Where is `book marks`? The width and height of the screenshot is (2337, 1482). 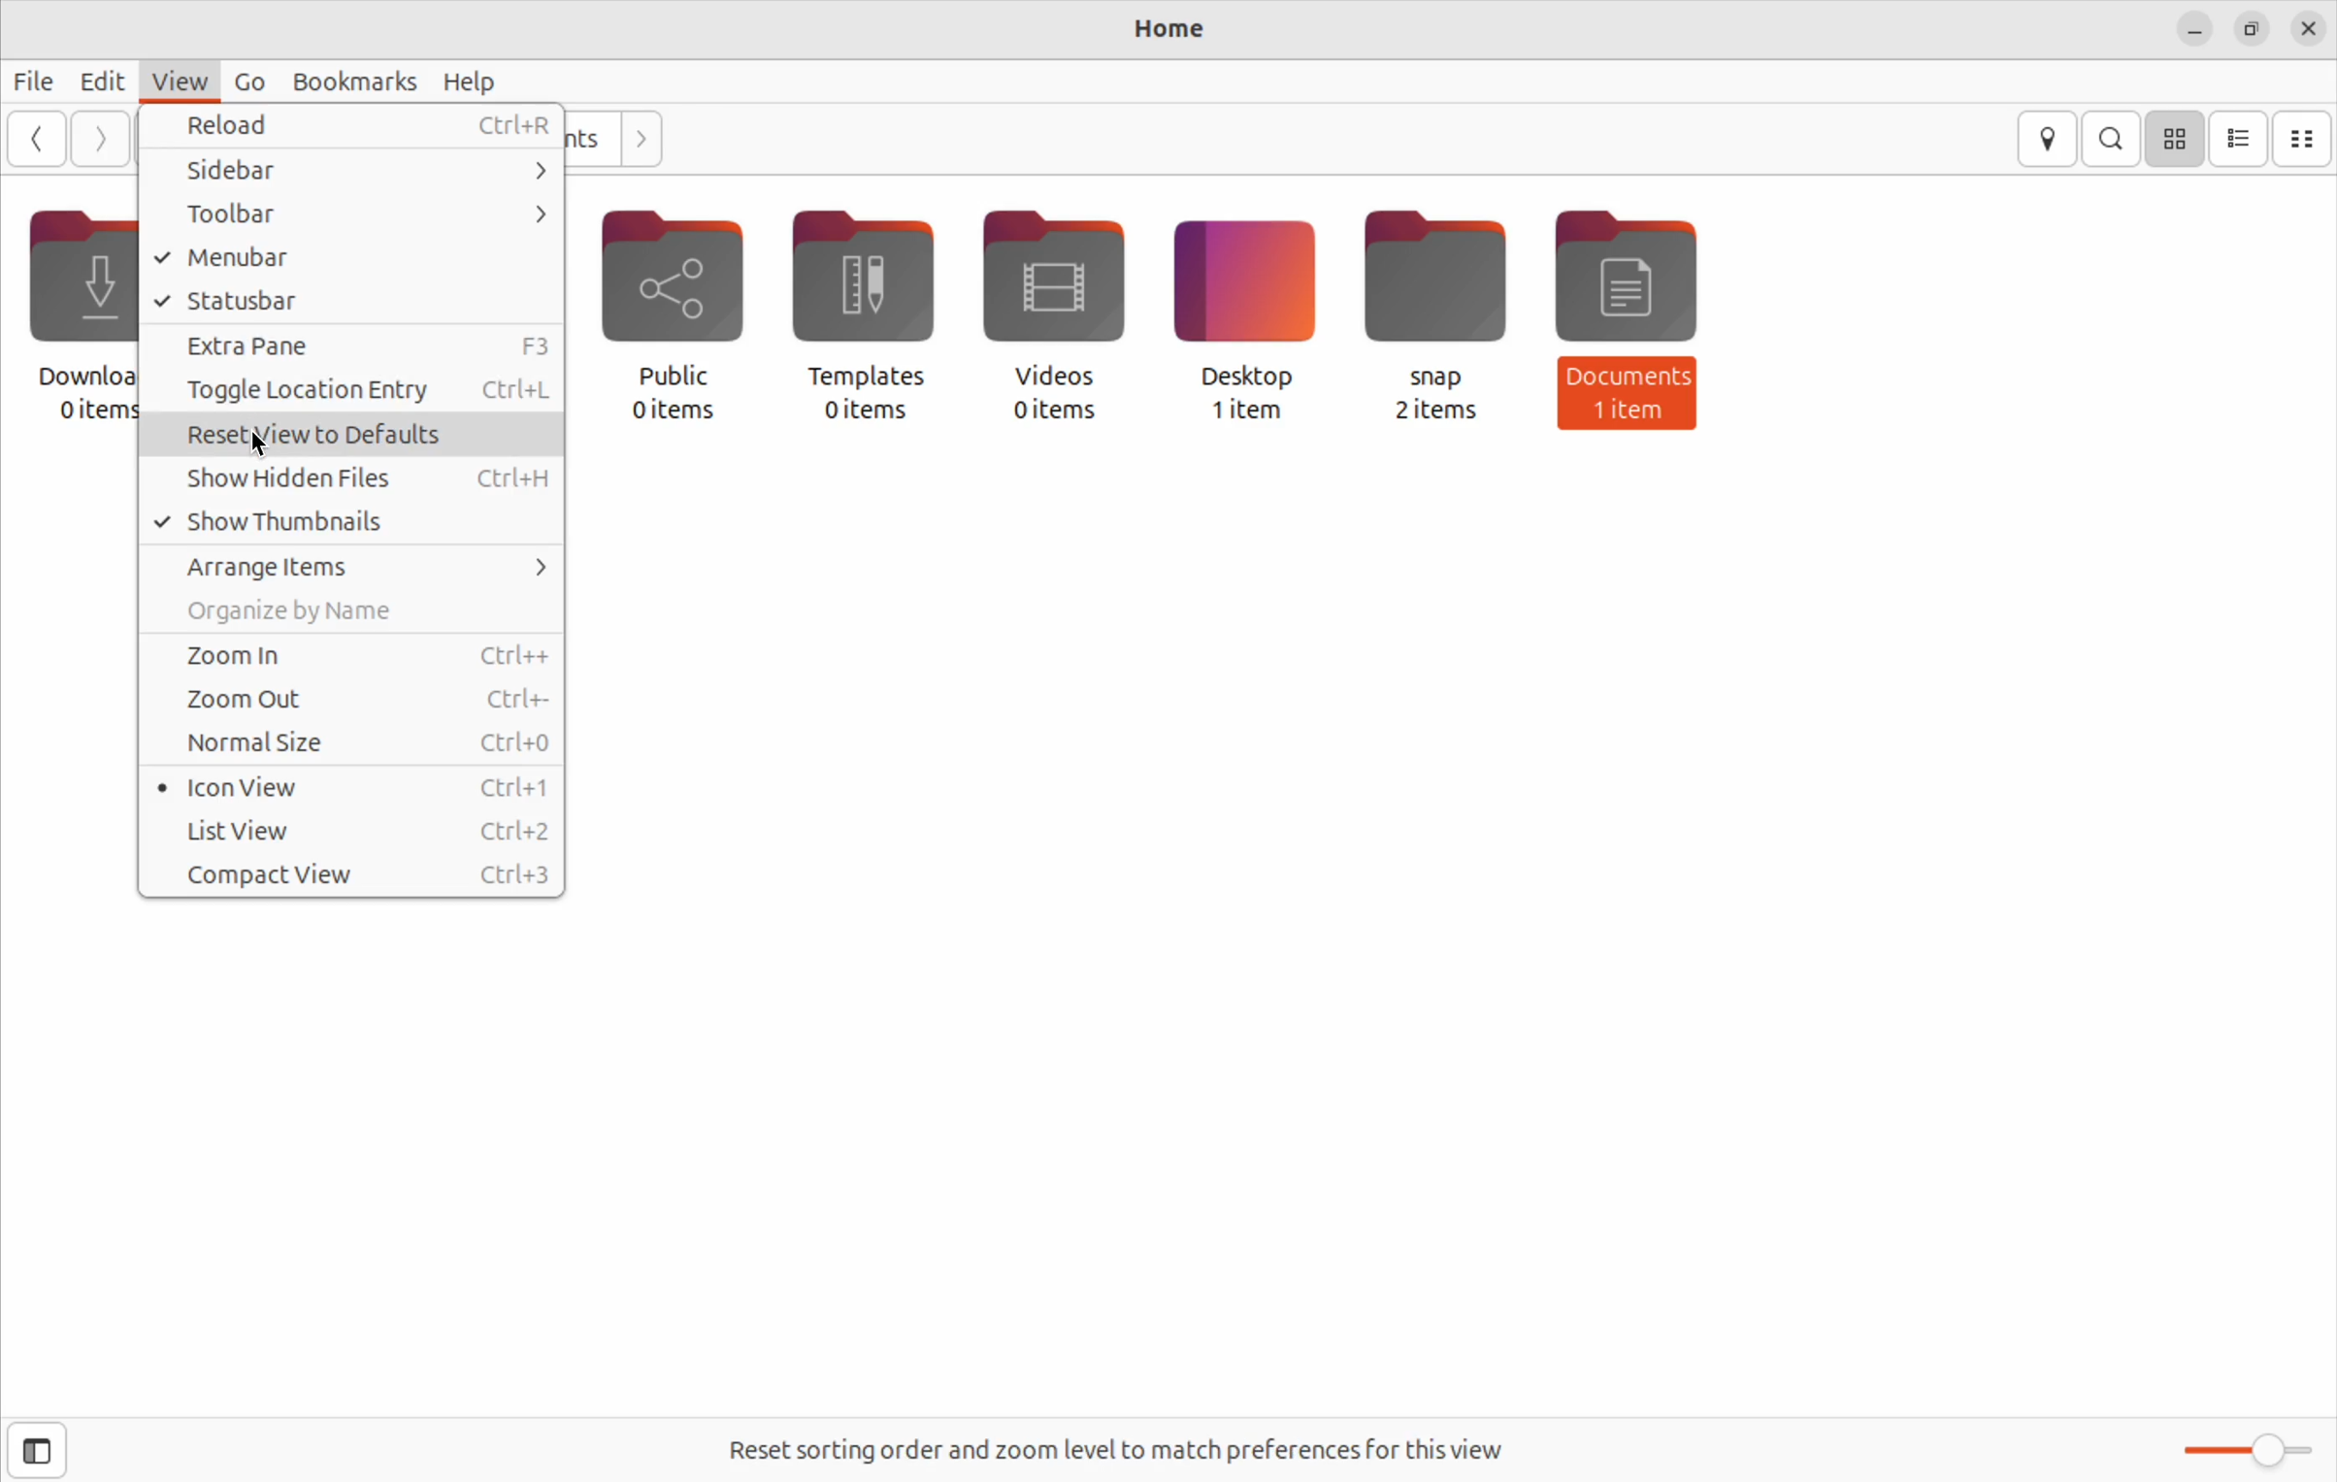
book marks is located at coordinates (360, 80).